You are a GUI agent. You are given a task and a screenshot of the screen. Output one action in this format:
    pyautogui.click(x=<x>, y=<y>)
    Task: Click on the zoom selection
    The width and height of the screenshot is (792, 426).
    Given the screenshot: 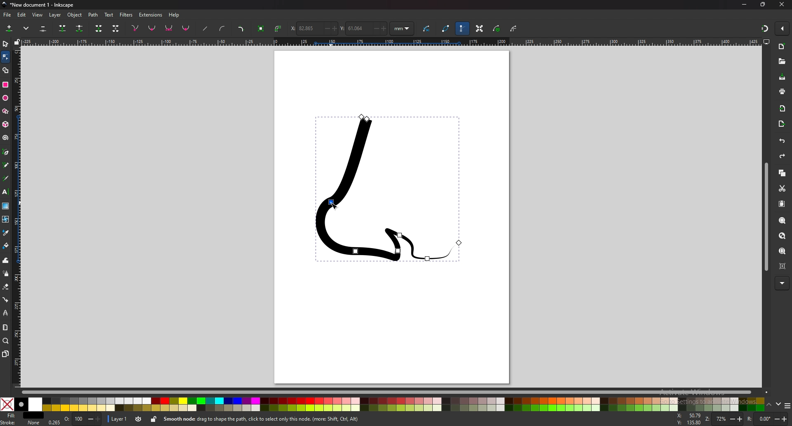 What is the action you would take?
    pyautogui.click(x=782, y=220)
    